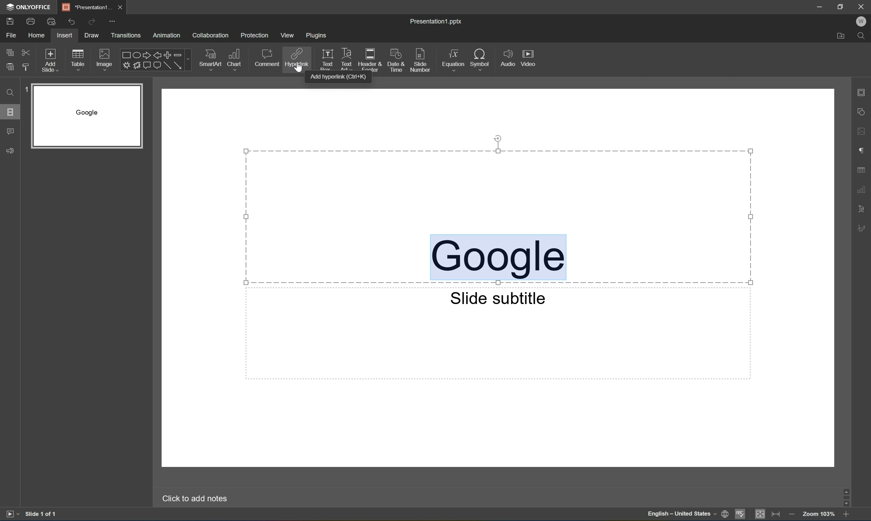  What do you see at coordinates (454, 61) in the screenshot?
I see `Equation` at bounding box center [454, 61].